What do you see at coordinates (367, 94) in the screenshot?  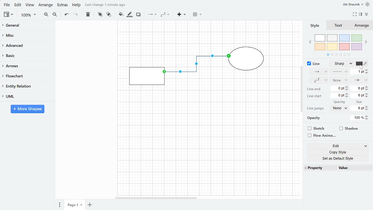 I see `Increase line start size` at bounding box center [367, 94].